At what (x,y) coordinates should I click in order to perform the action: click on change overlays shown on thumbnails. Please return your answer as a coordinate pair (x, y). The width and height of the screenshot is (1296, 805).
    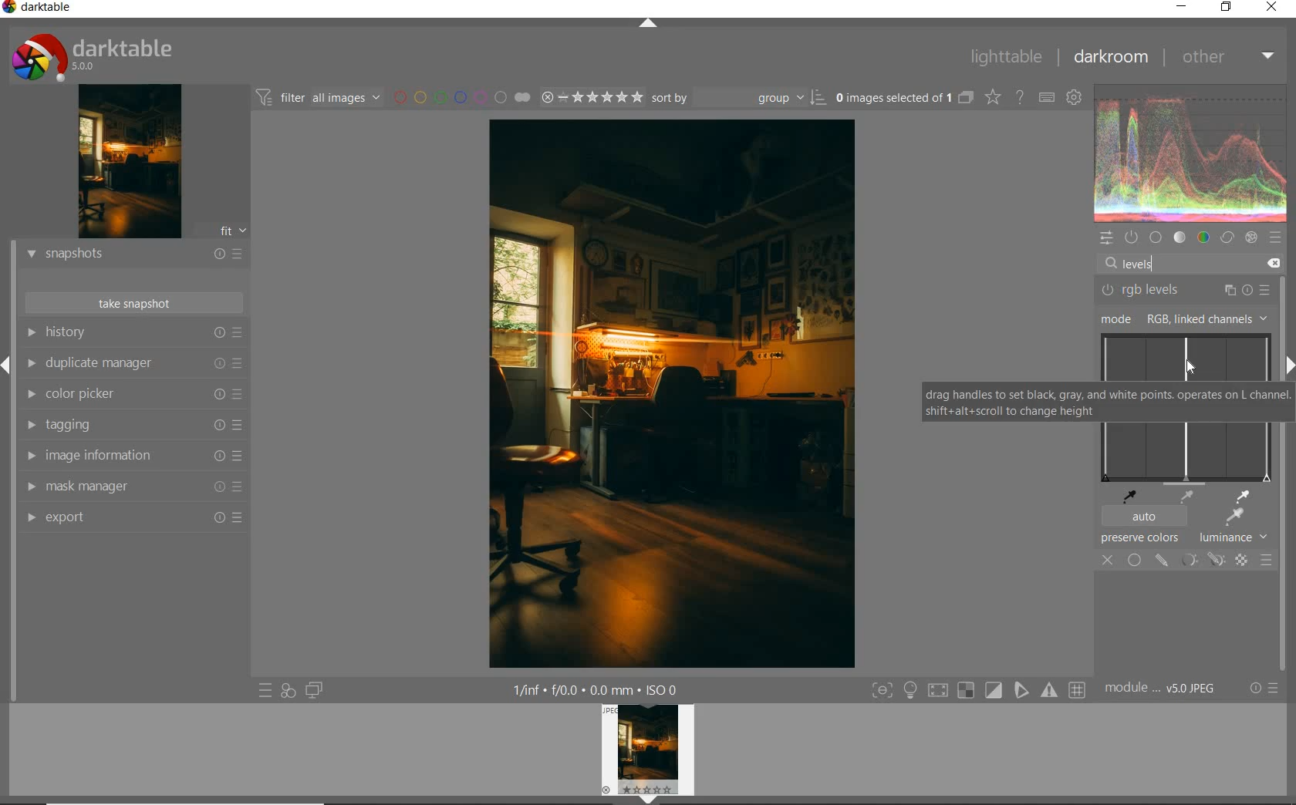
    Looking at the image, I should click on (994, 98).